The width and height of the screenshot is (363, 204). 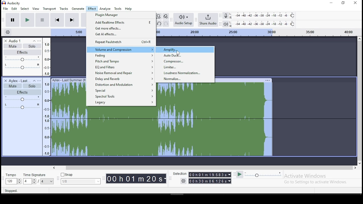 What do you see at coordinates (67, 33) in the screenshot?
I see `track's timing` at bounding box center [67, 33].